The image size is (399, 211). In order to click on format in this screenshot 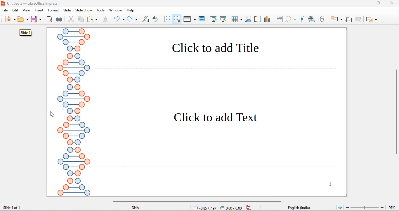, I will do `click(53, 10)`.